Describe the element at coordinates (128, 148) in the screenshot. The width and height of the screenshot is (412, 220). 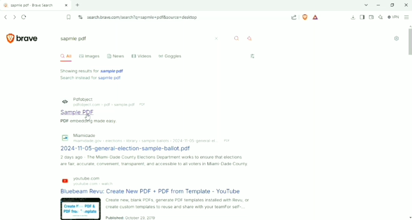
I see `2024-11-05-general-election-sample-ballot.pdf` at that location.